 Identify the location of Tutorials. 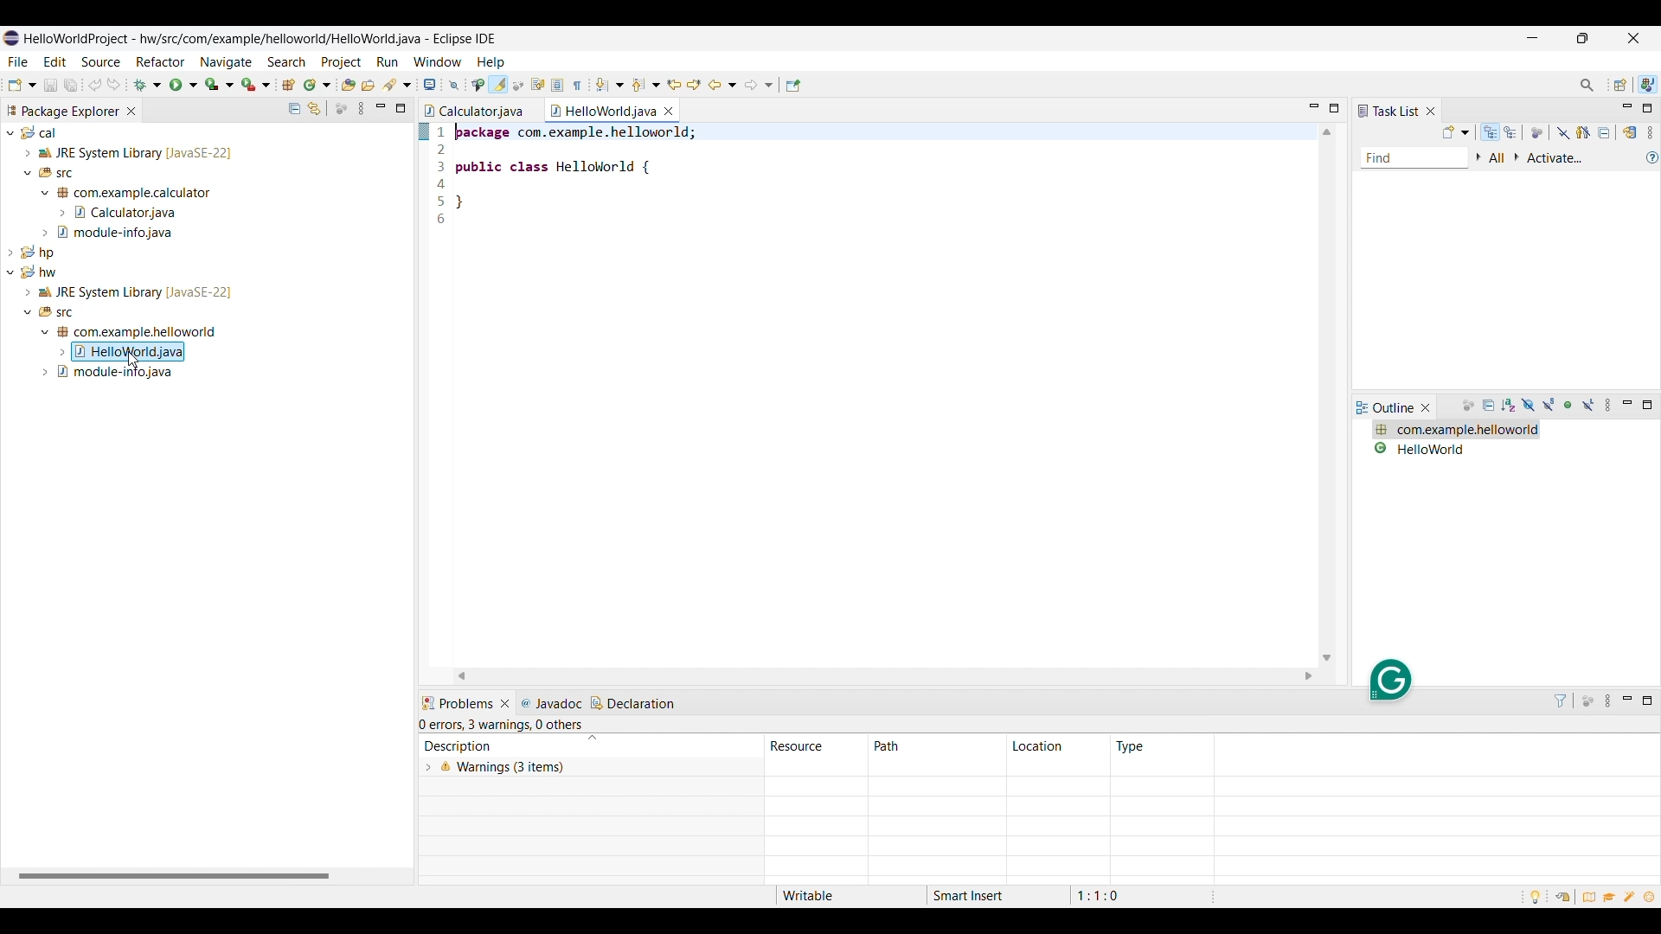
(1611, 899).